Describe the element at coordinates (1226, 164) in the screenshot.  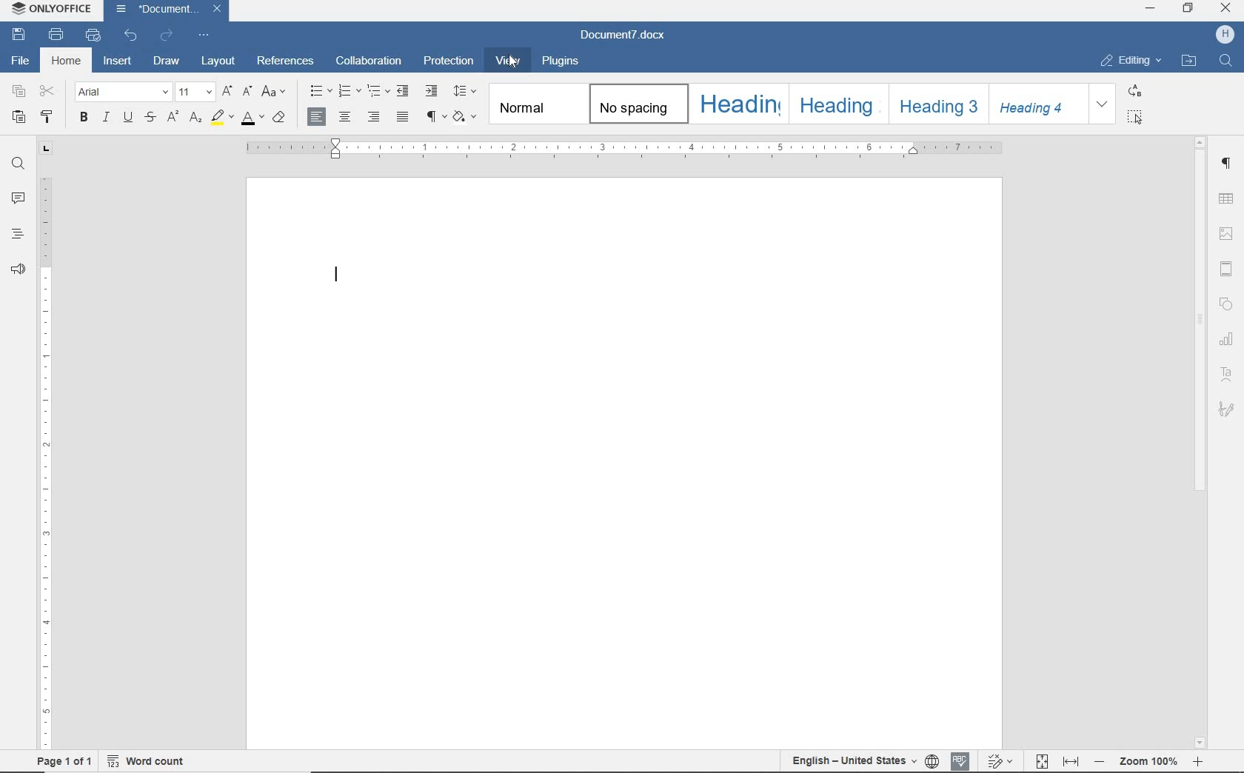
I see `PARAGRAPH SETTINGS` at that location.